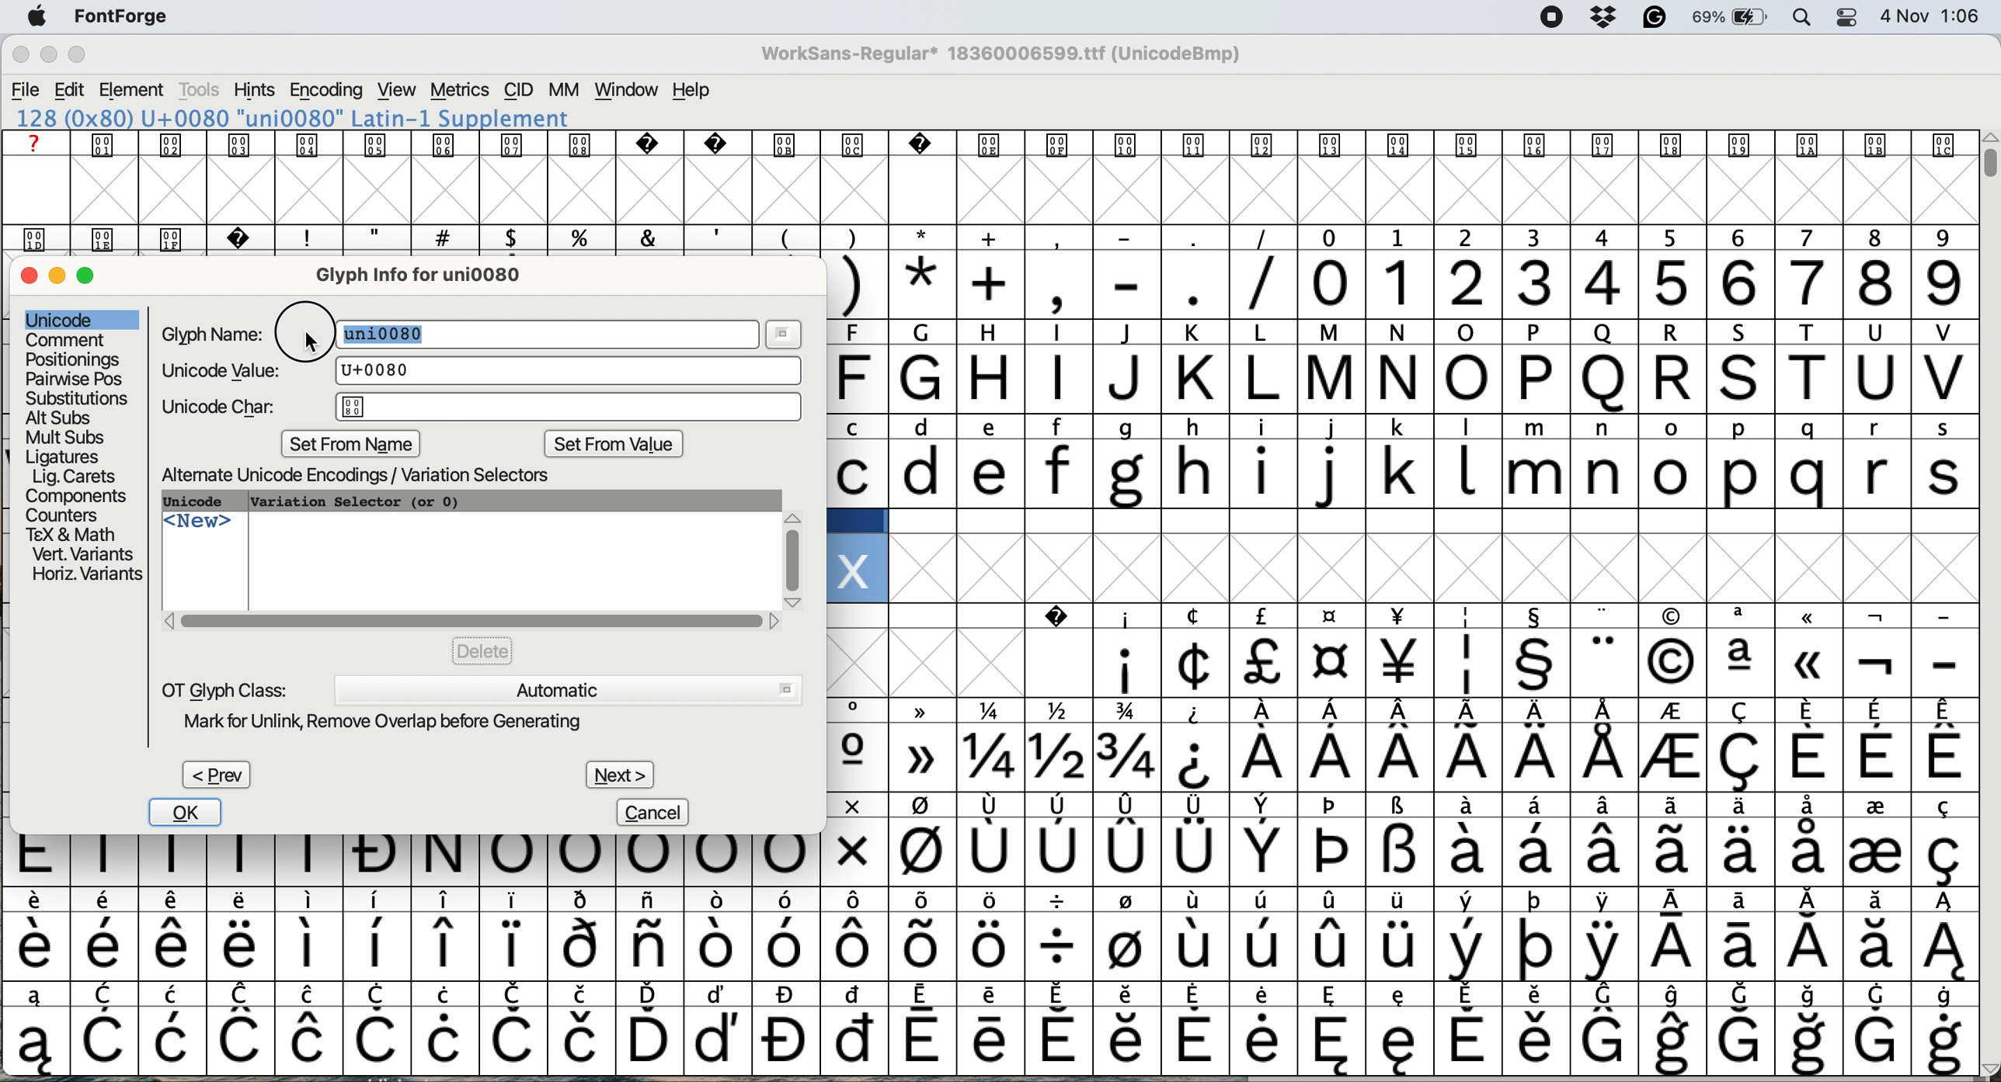 The image size is (2001, 1082). What do you see at coordinates (1400, 713) in the screenshot?
I see `special characters` at bounding box center [1400, 713].